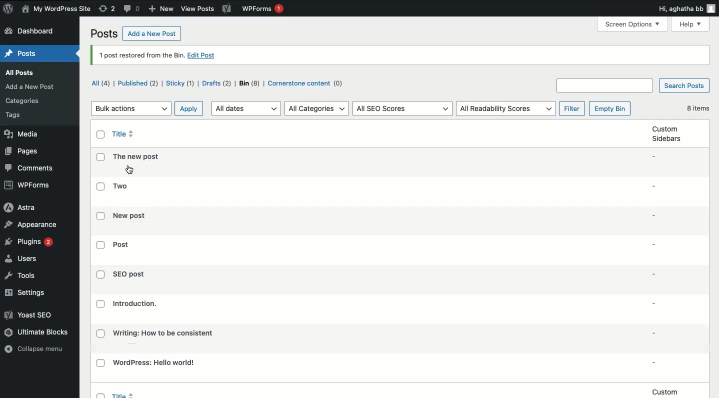 Image resolution: width=719 pixels, height=398 pixels. I want to click on Help, so click(690, 25).